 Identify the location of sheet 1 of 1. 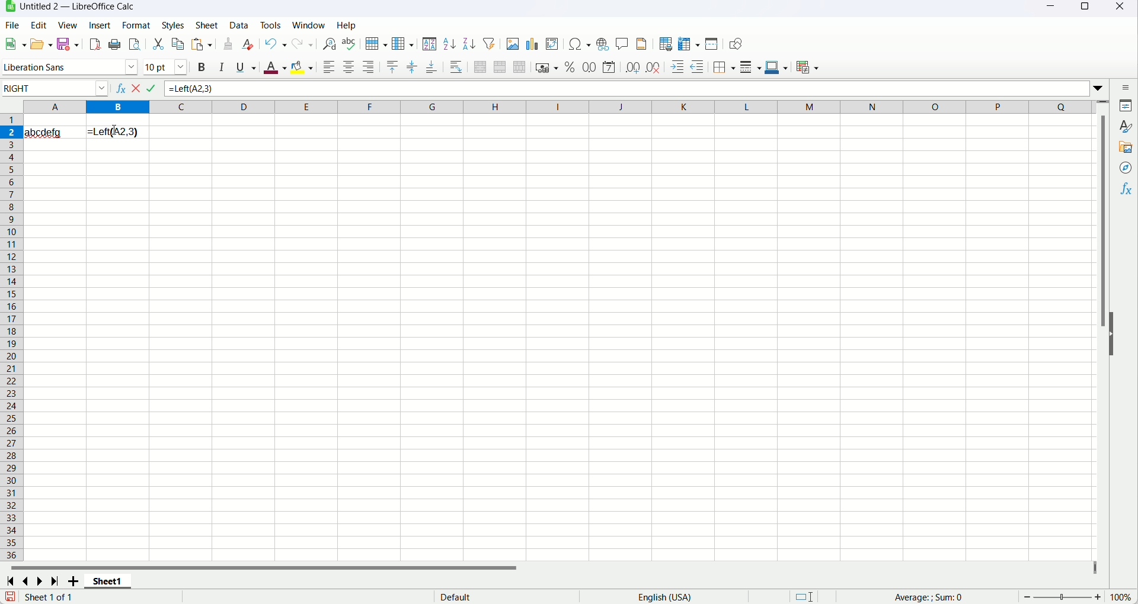
(52, 597).